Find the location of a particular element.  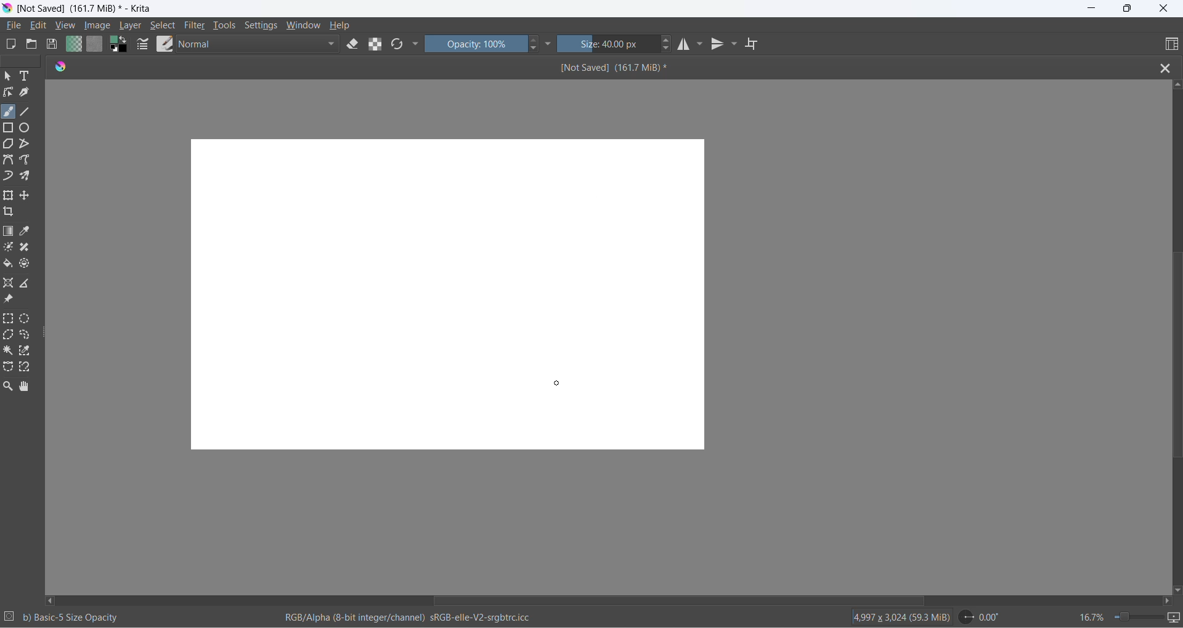

tools is located at coordinates (226, 28).